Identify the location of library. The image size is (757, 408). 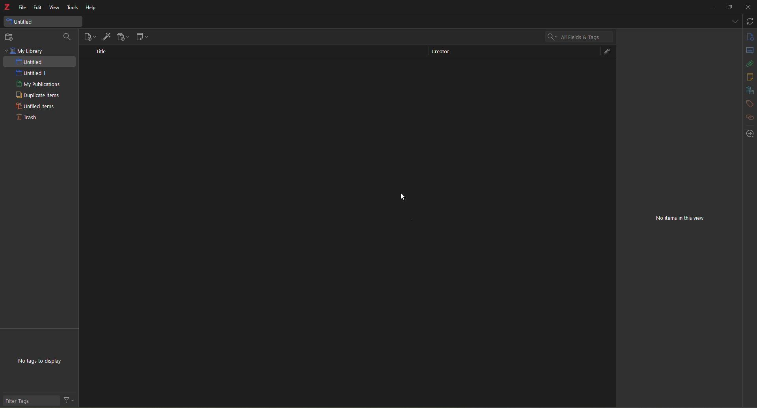
(750, 90).